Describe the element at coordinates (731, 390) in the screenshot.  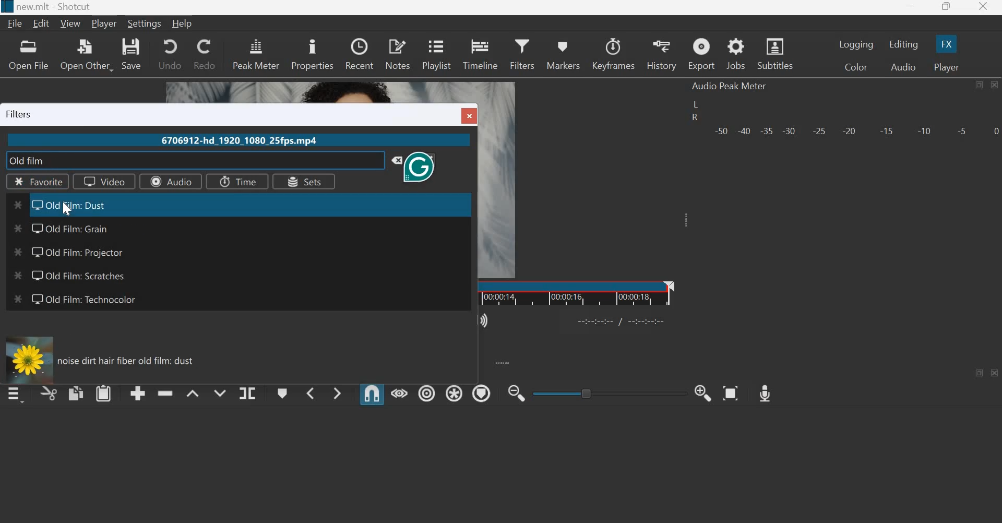
I see `Zoom Timeline to Fit` at that location.